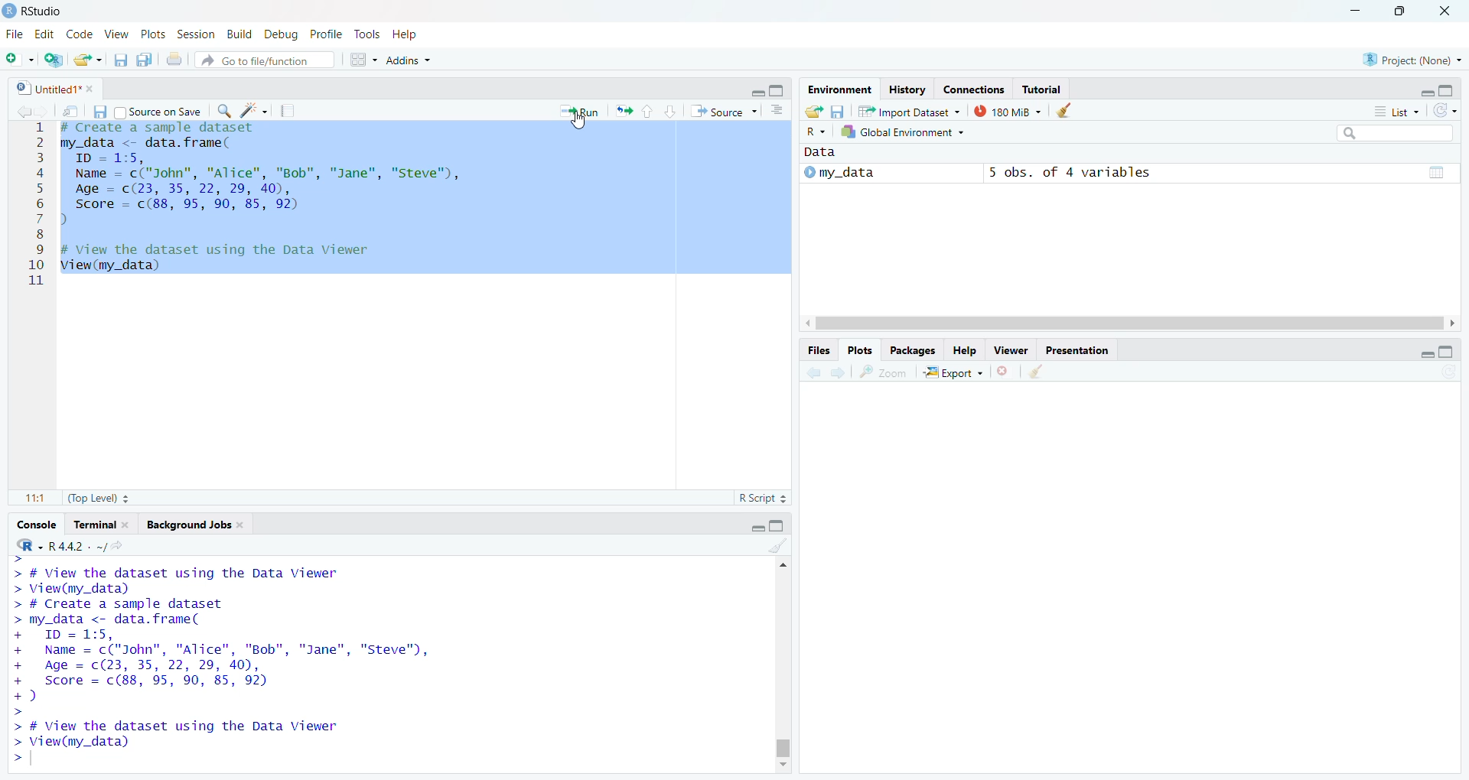  I want to click on Close, so click(1443, 11).